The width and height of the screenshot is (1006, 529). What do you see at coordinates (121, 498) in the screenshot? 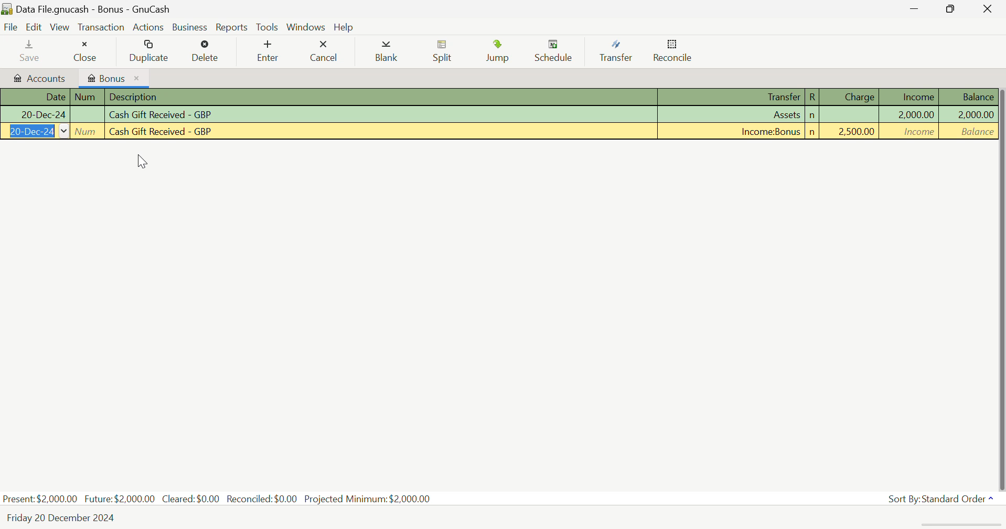
I see `Future` at bounding box center [121, 498].